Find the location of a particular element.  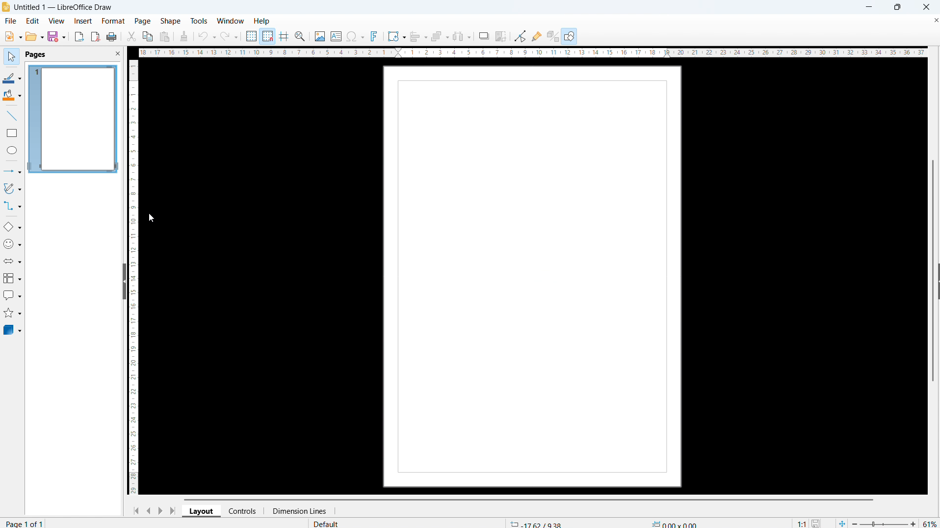

scaling factor is located at coordinates (802, 522).